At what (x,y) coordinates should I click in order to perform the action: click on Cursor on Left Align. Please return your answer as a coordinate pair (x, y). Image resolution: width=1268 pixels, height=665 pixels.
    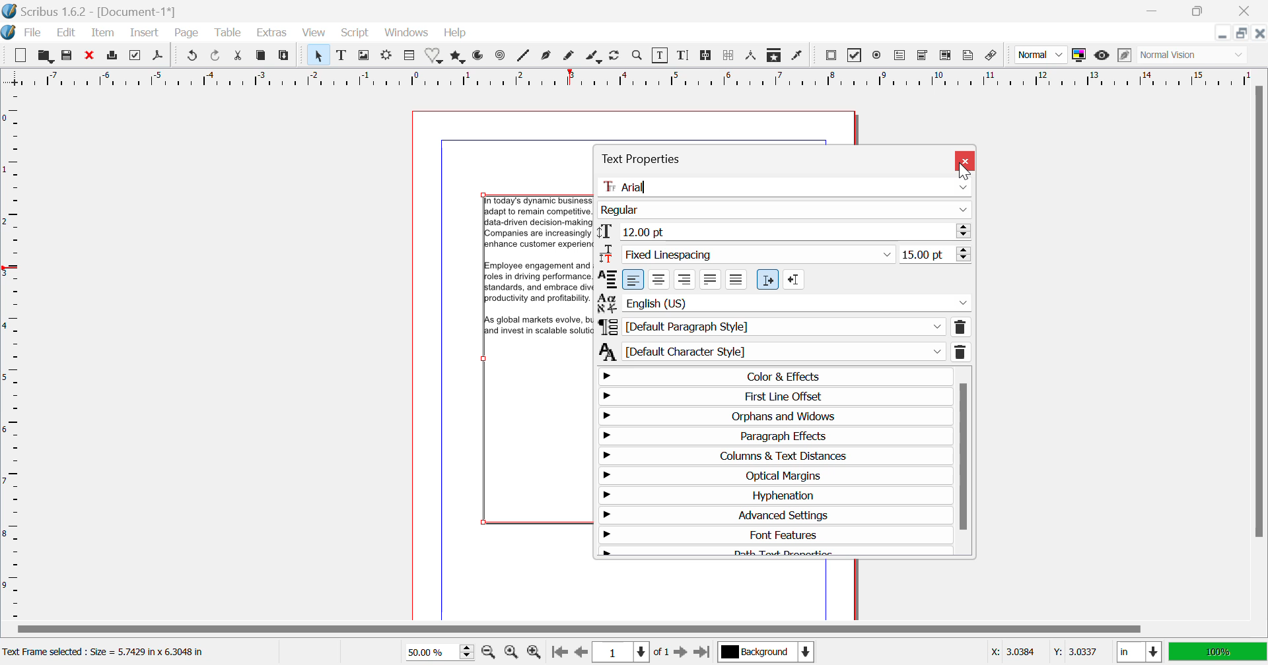
    Looking at the image, I should click on (635, 281).